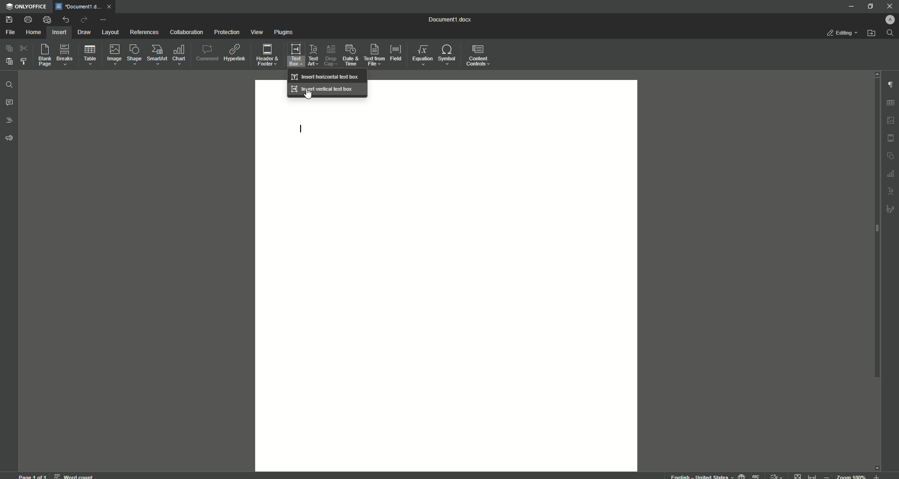 Image resolution: width=899 pixels, height=479 pixels. What do you see at coordinates (110, 32) in the screenshot?
I see `Layout` at bounding box center [110, 32].